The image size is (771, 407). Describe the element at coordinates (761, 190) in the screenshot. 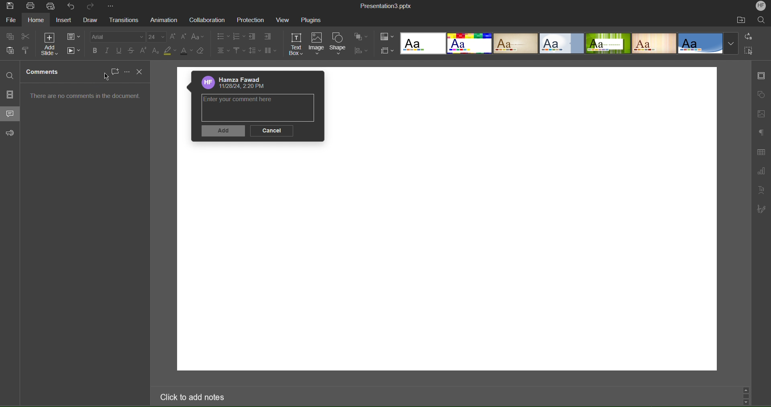

I see `Text Art` at that location.